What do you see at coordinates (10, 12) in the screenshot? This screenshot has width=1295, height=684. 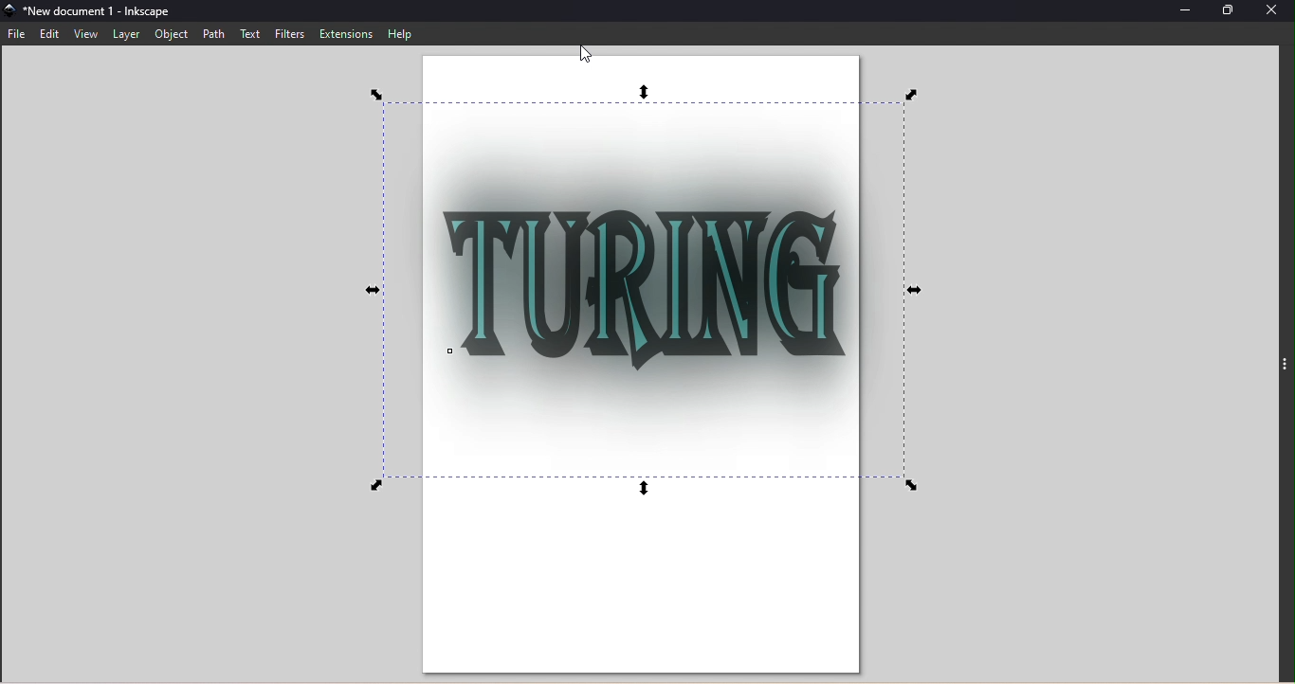 I see `app icon` at bounding box center [10, 12].